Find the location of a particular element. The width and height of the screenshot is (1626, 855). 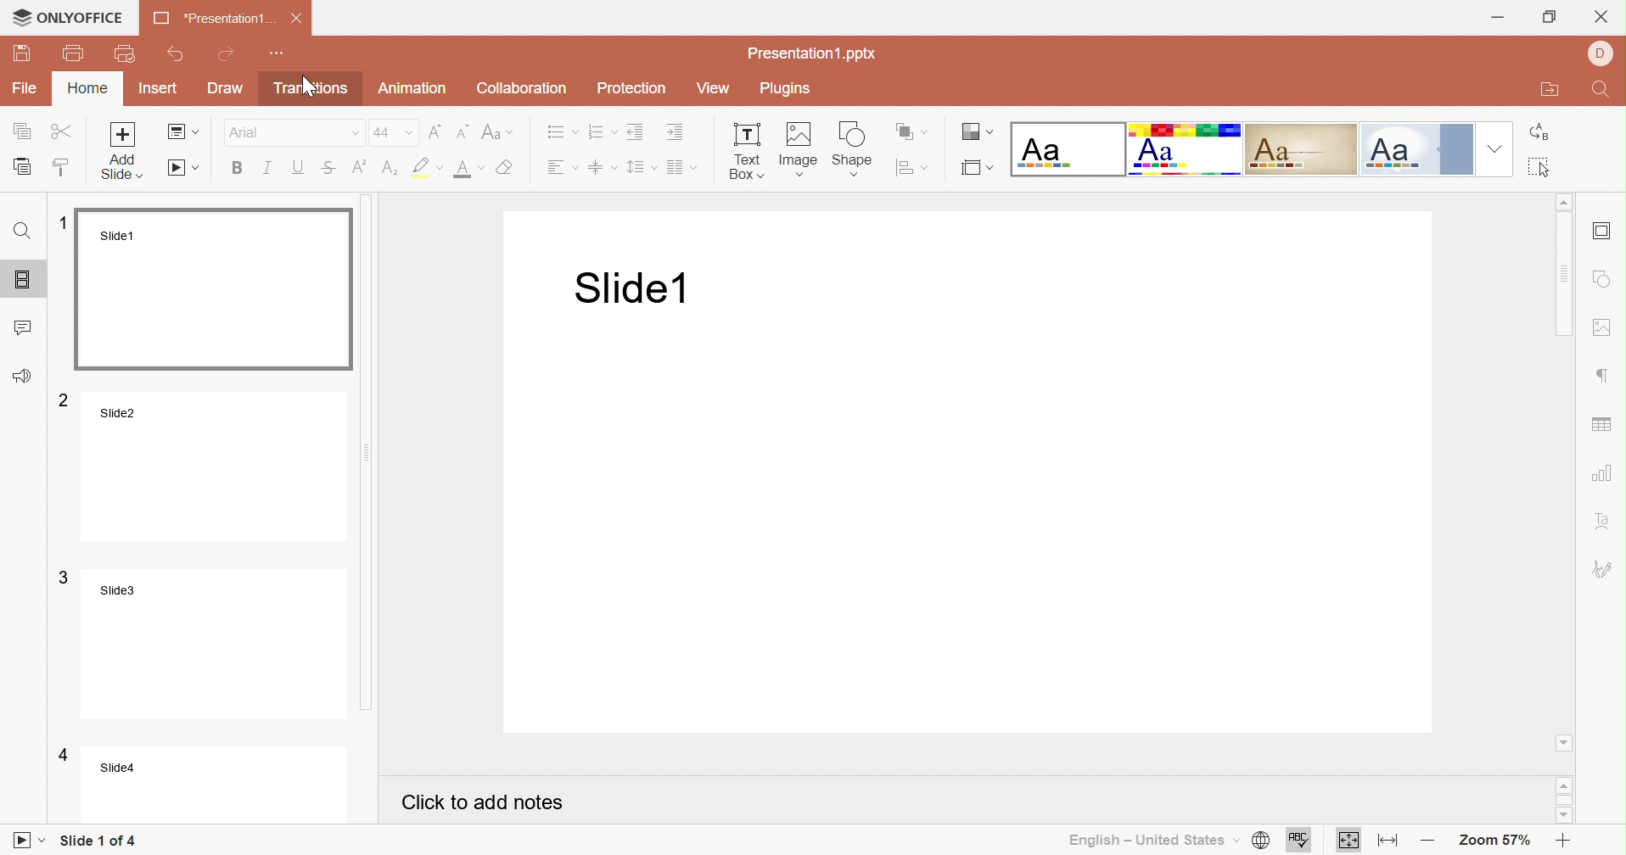

Open file location is located at coordinates (1550, 90).